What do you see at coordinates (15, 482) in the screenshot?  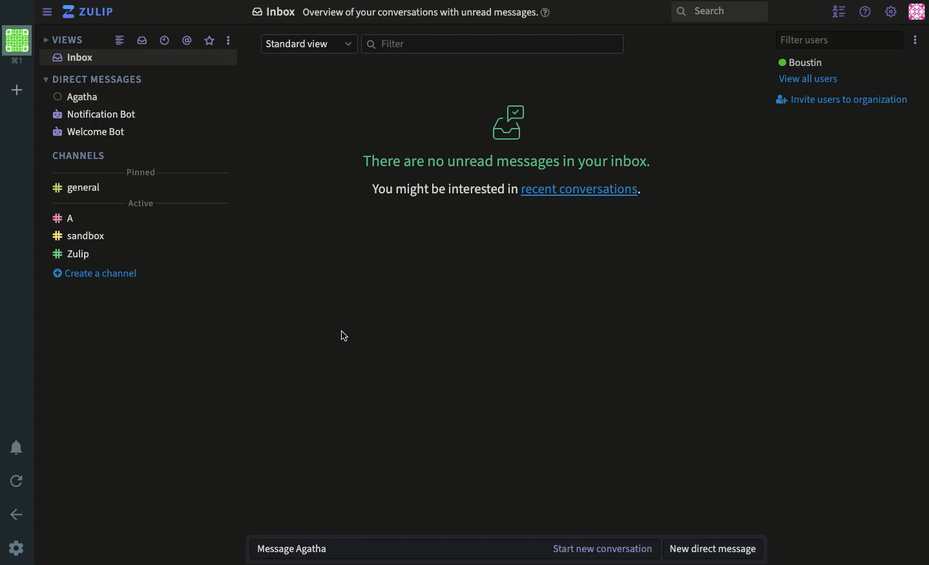 I see `Refresh` at bounding box center [15, 482].